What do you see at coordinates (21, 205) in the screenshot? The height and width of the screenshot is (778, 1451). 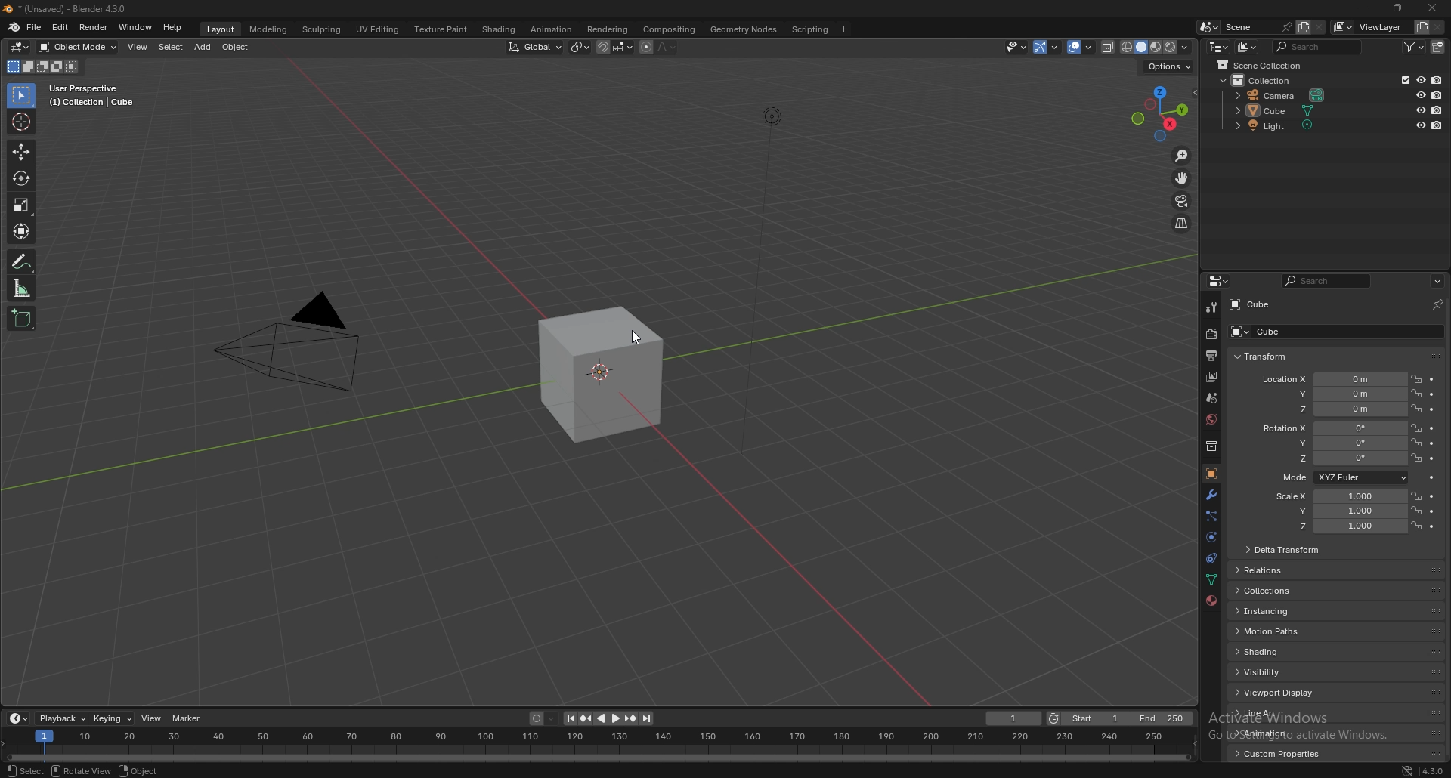 I see `scale` at bounding box center [21, 205].